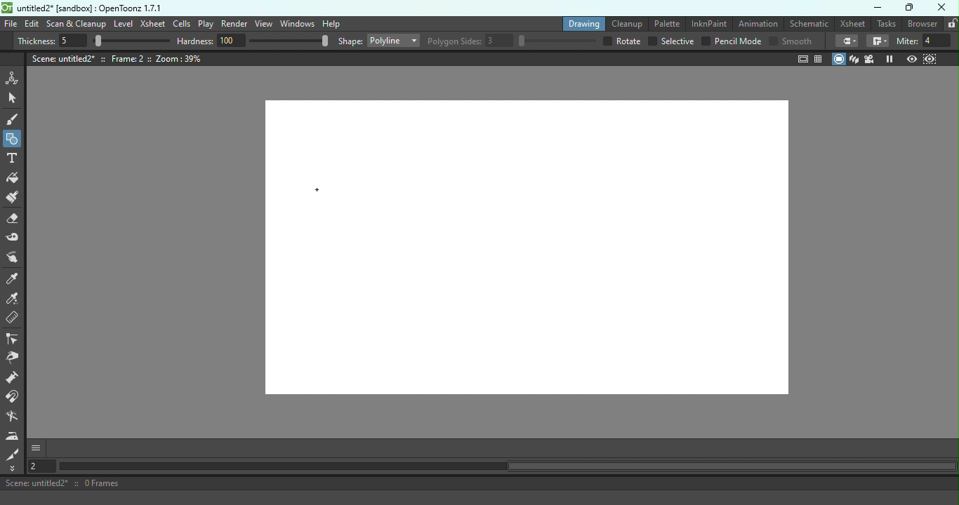 The height and width of the screenshot is (505, 959). I want to click on Help, so click(331, 23).